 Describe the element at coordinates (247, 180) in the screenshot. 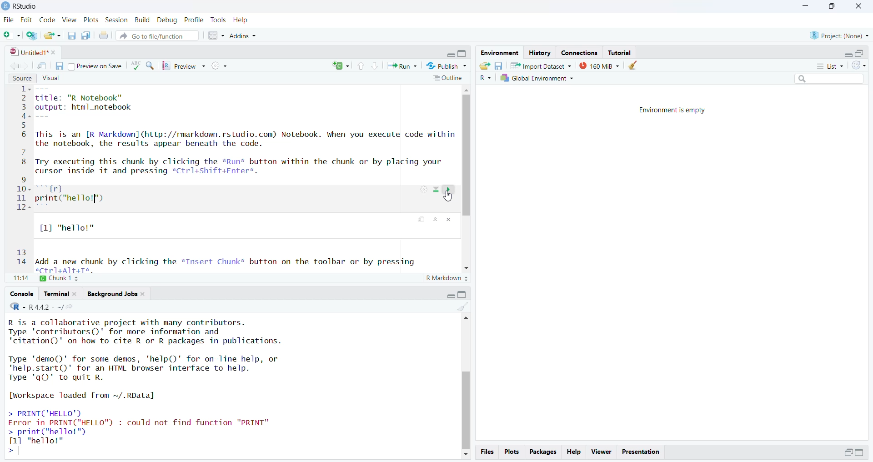

I see `source` at that location.